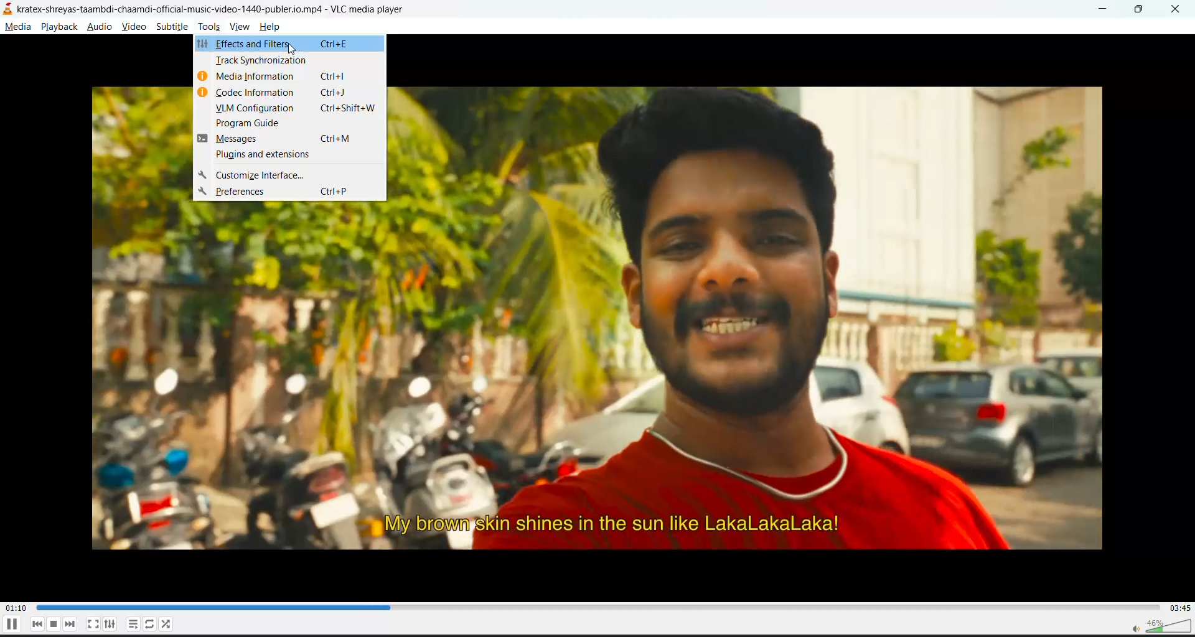 The image size is (1195, 637). I want to click on random, so click(166, 625).